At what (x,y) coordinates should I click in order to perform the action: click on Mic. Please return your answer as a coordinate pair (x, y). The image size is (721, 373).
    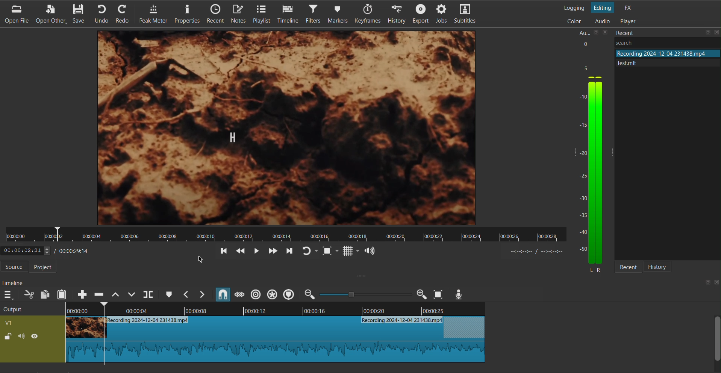
    Looking at the image, I should click on (459, 294).